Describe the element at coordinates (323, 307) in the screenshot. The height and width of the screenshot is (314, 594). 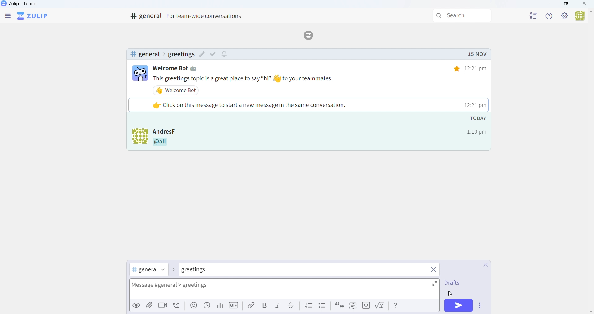
I see `Snipet` at that location.